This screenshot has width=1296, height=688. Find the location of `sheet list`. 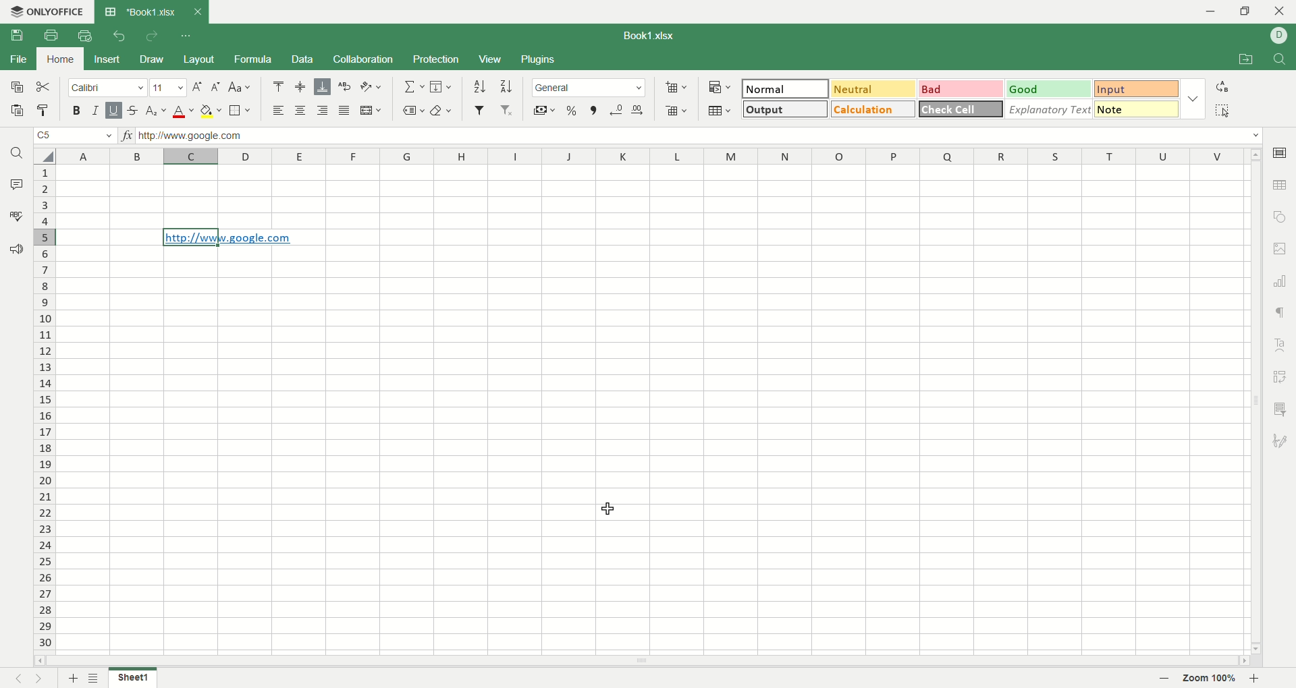

sheet list is located at coordinates (96, 679).